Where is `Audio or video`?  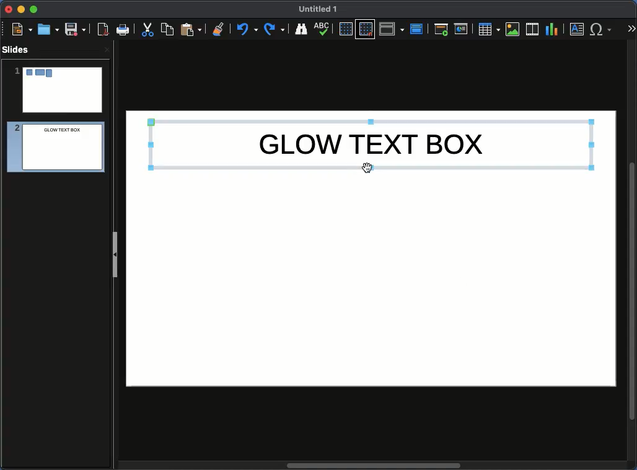
Audio or video is located at coordinates (533, 29).